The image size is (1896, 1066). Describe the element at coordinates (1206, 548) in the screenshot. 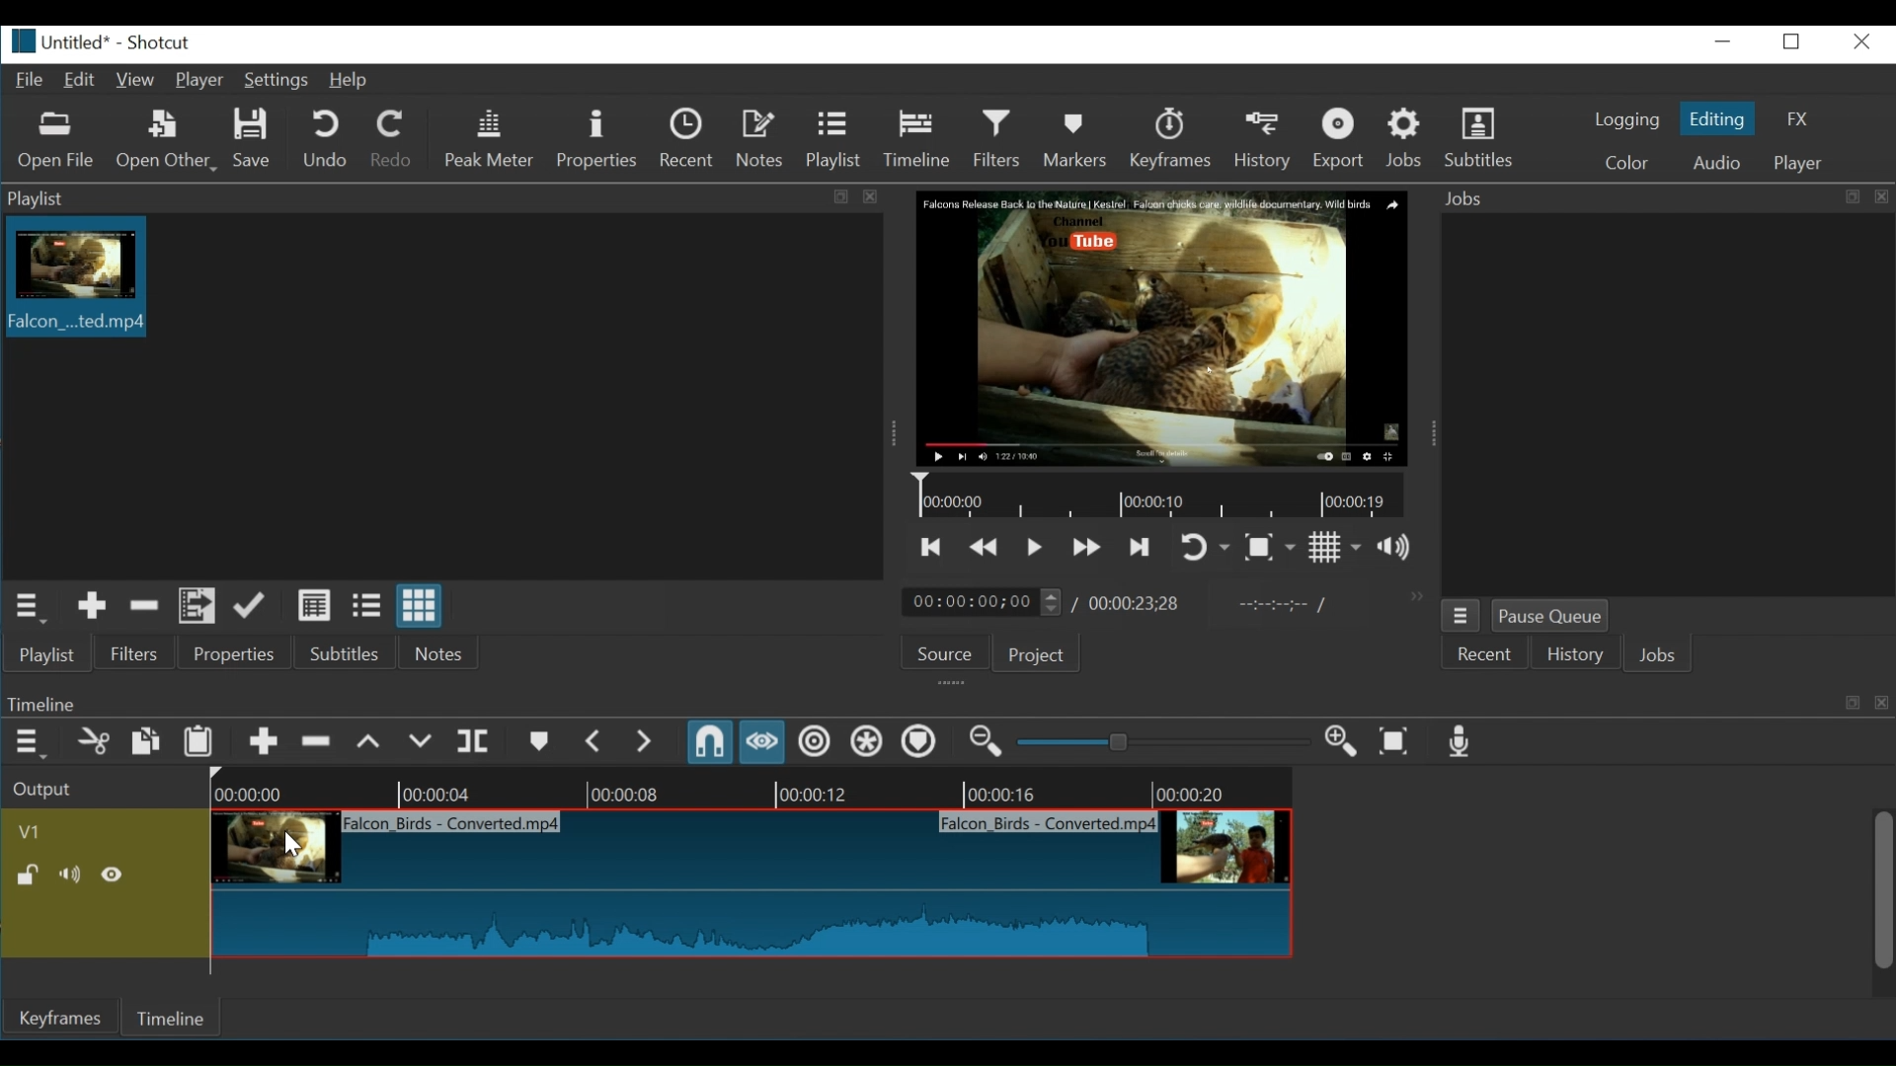

I see `Toggle player looping` at that location.